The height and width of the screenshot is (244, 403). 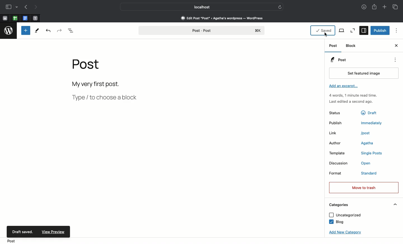 What do you see at coordinates (363, 188) in the screenshot?
I see `Move to trash` at bounding box center [363, 188].